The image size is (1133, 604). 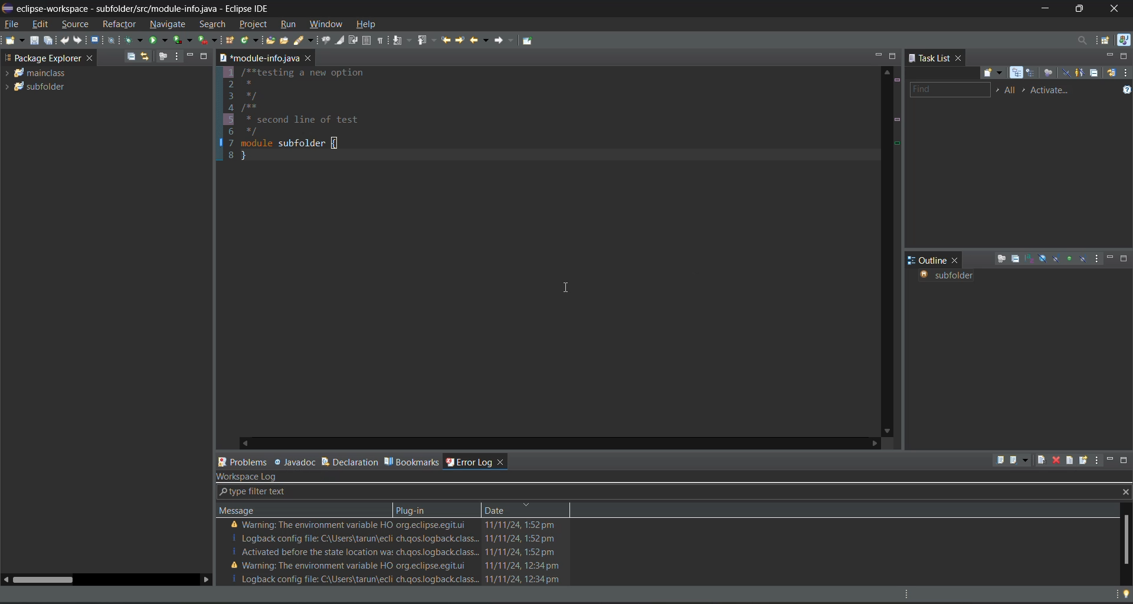 What do you see at coordinates (1026, 91) in the screenshot?
I see `select active task` at bounding box center [1026, 91].